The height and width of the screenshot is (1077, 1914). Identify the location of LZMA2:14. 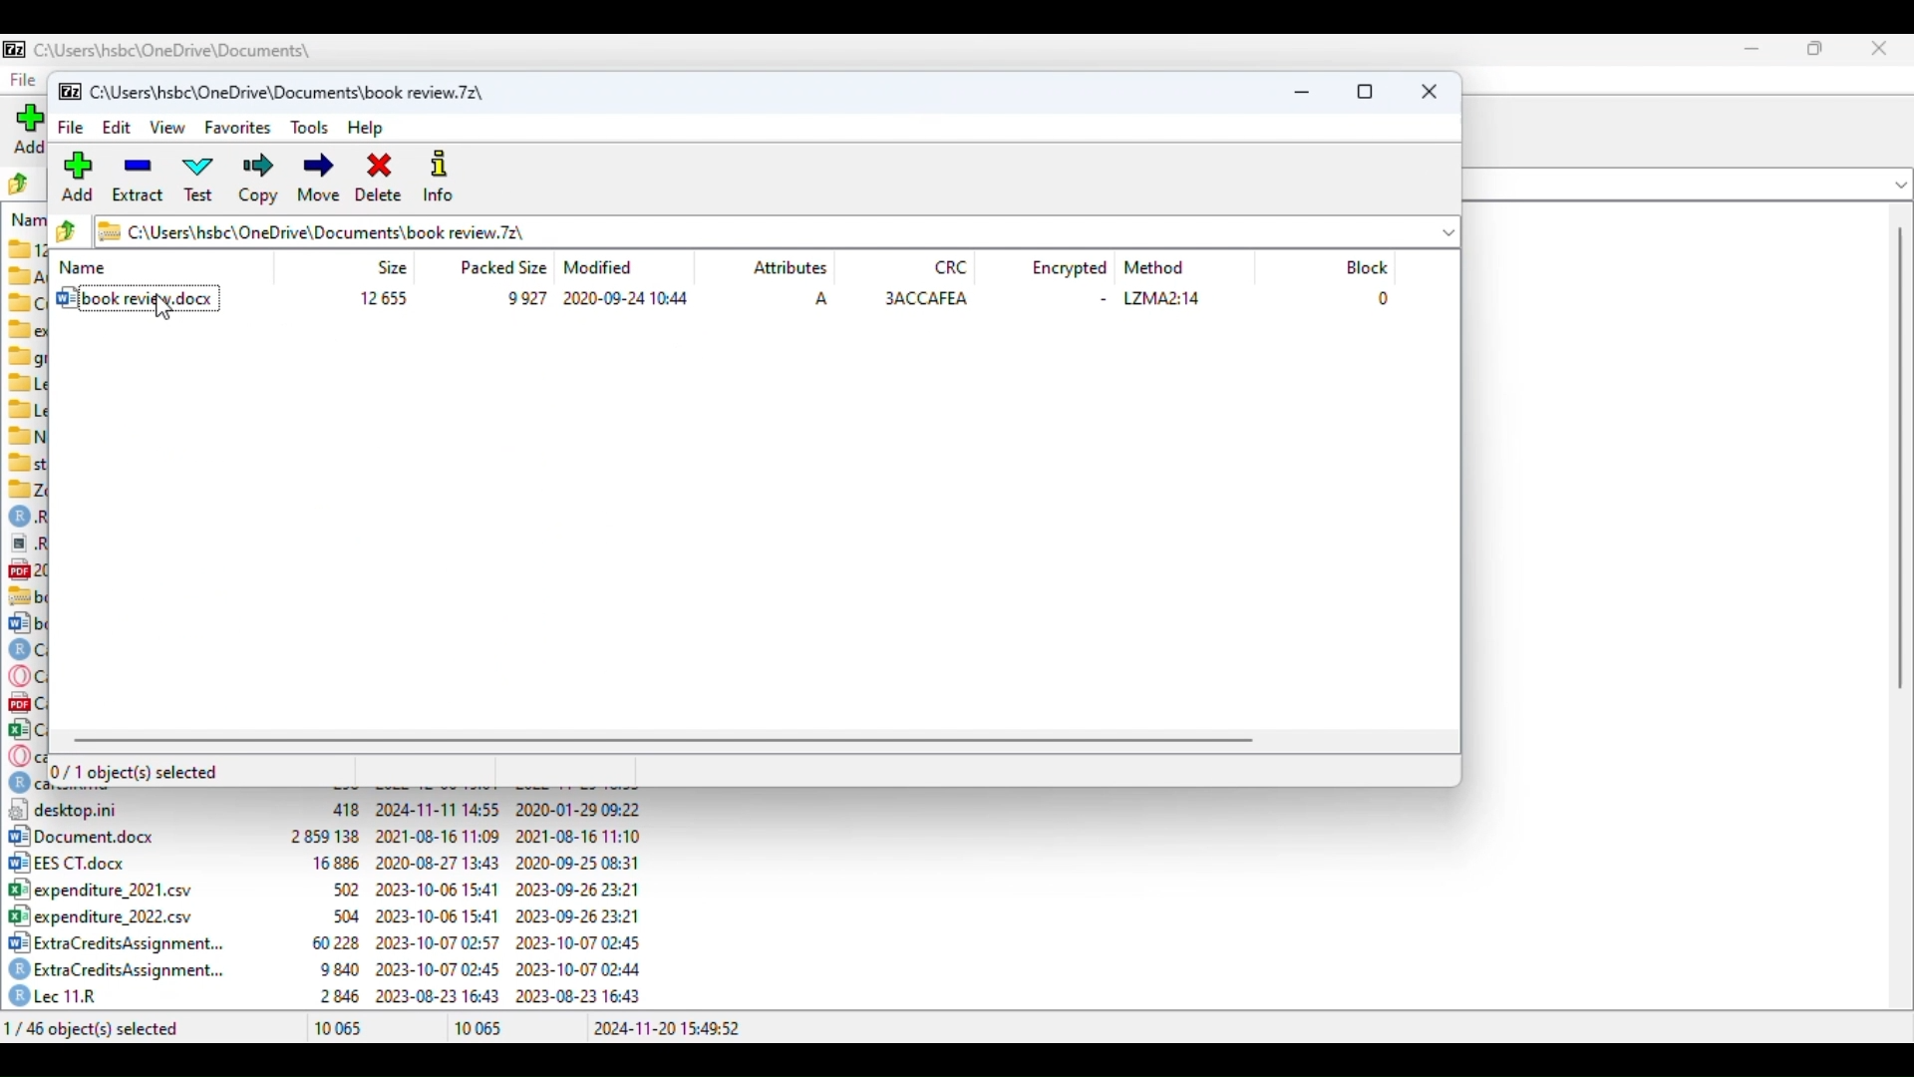
(1161, 299).